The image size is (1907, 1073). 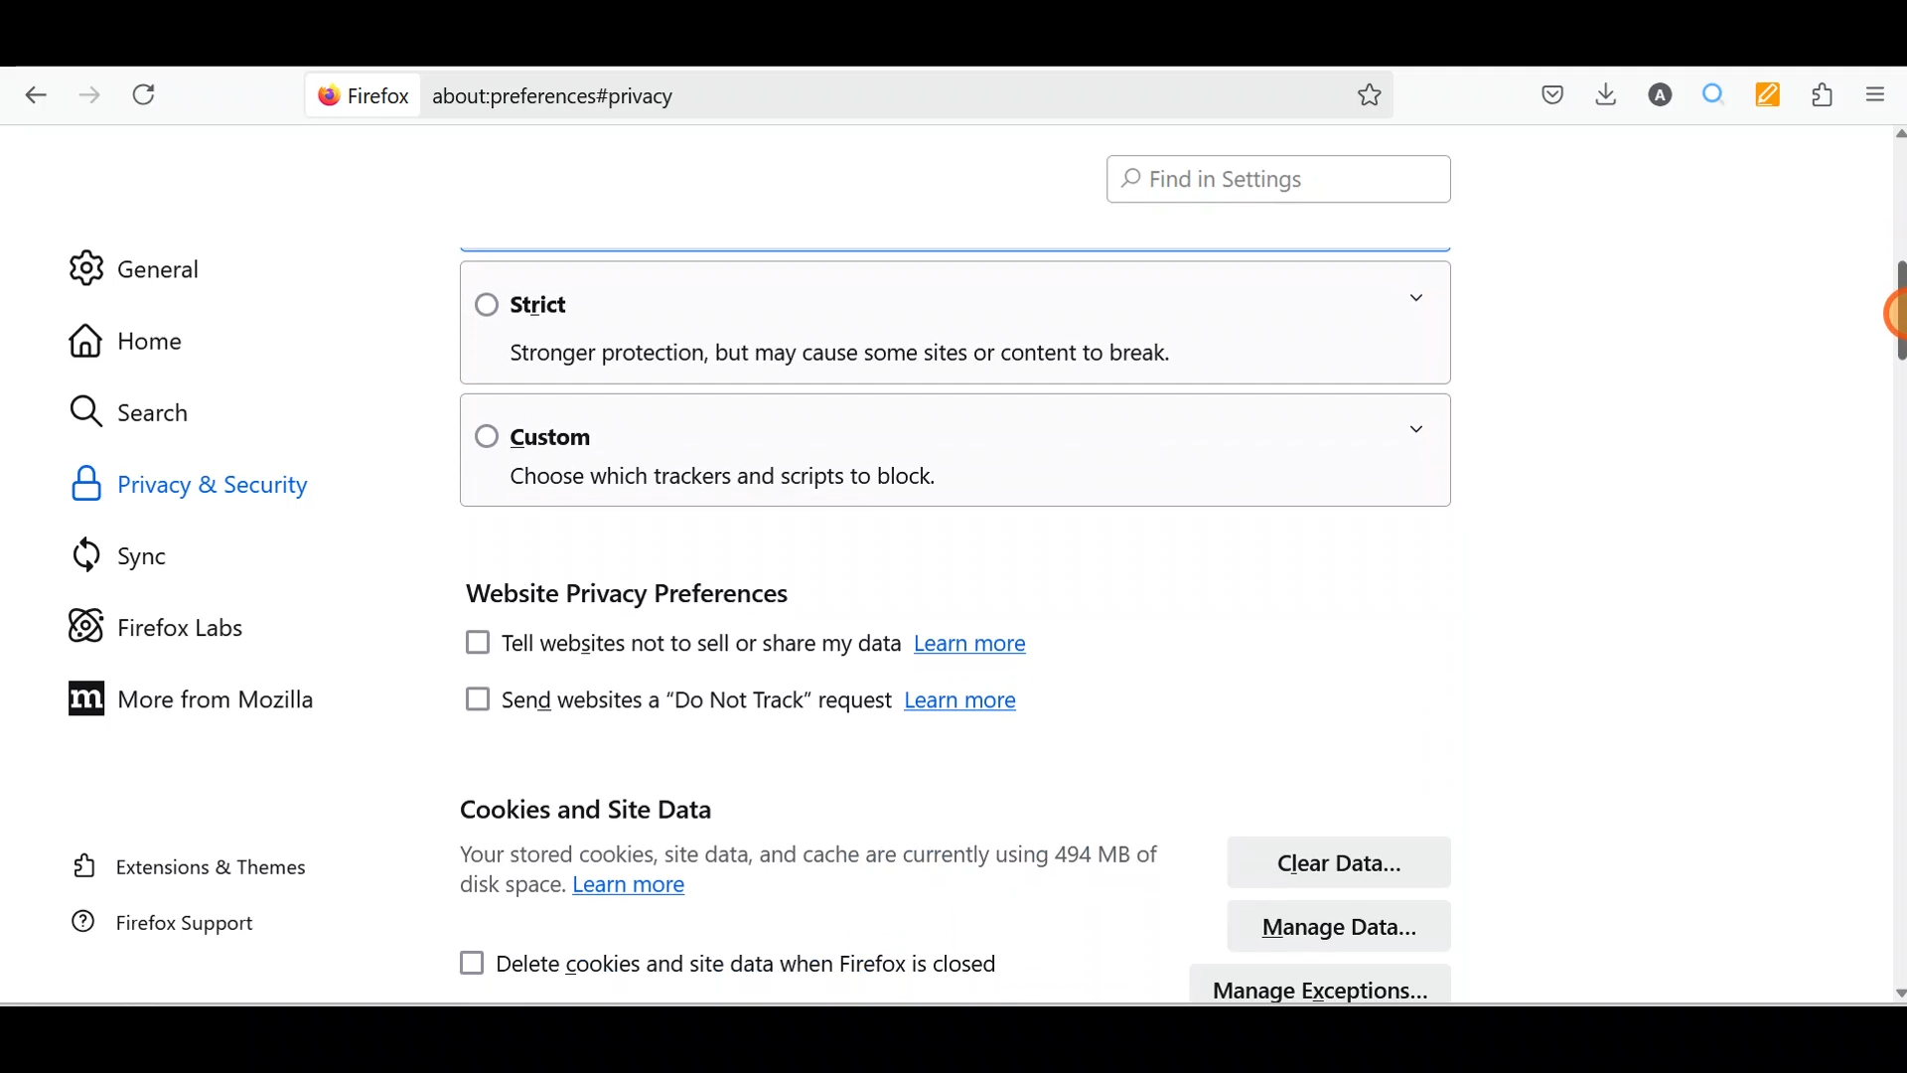 What do you see at coordinates (1343, 925) in the screenshot?
I see `Manage data` at bounding box center [1343, 925].